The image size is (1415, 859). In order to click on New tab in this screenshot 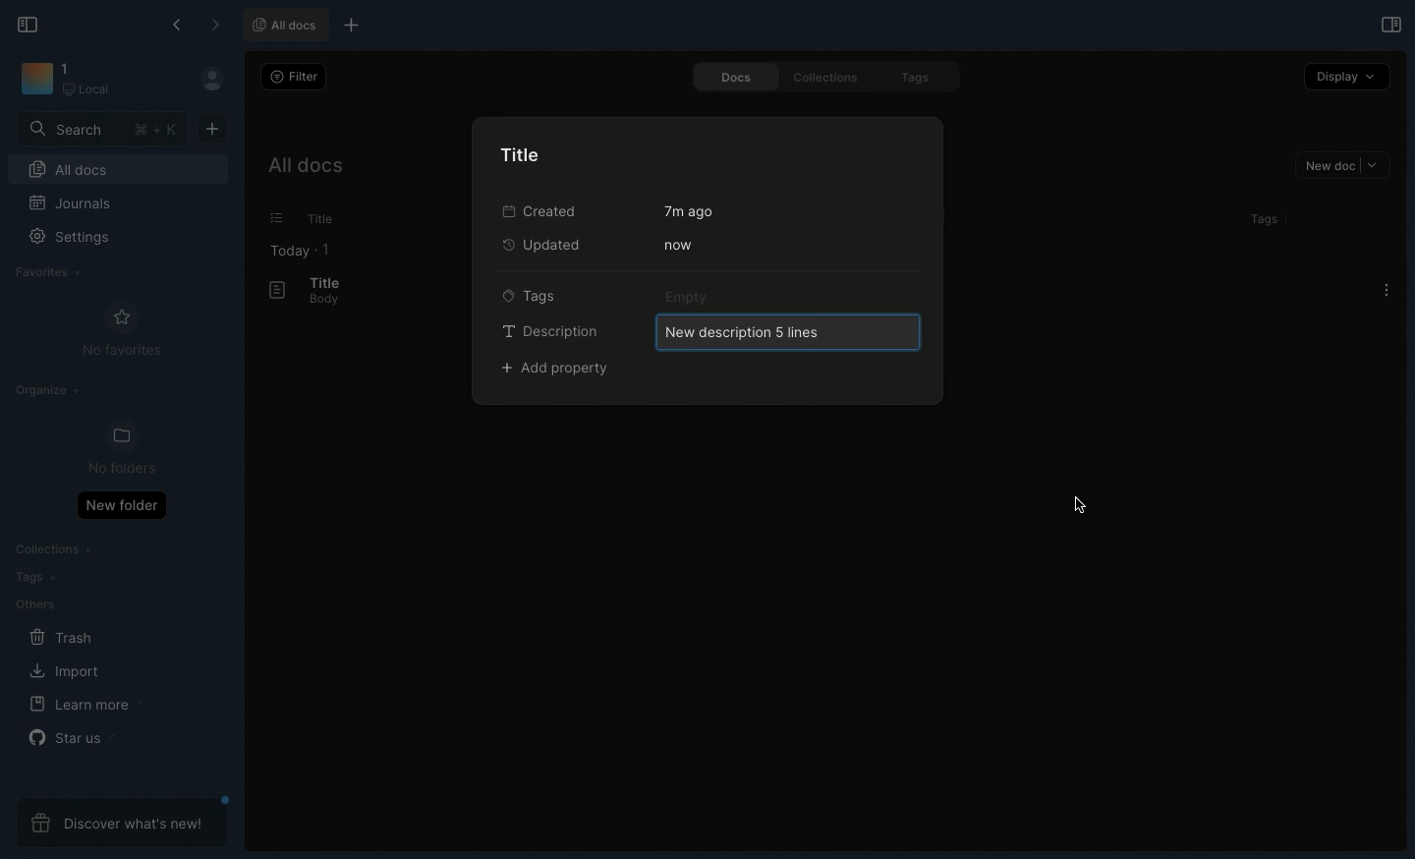, I will do `click(348, 27)`.